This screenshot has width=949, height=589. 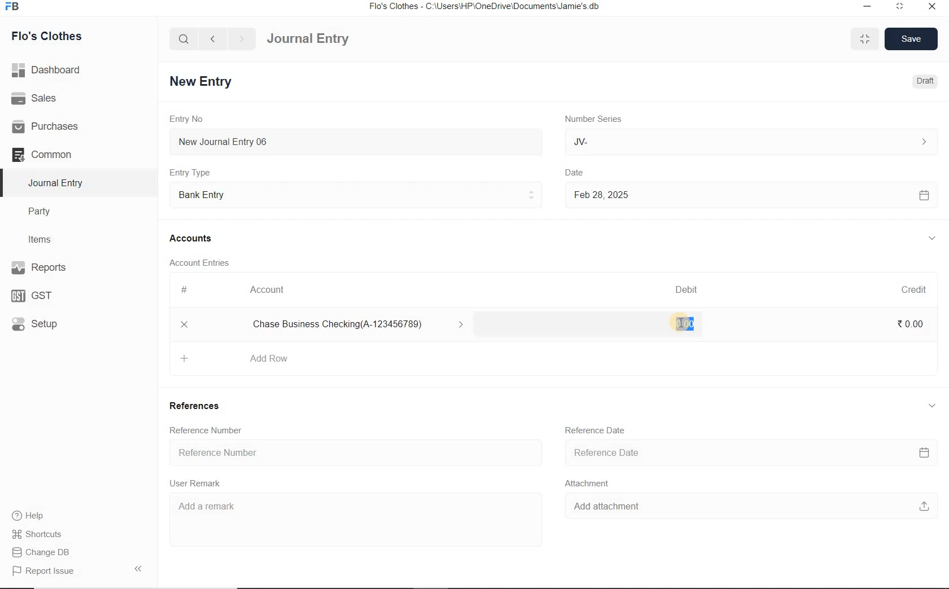 I want to click on Shortcuts, so click(x=37, y=532).